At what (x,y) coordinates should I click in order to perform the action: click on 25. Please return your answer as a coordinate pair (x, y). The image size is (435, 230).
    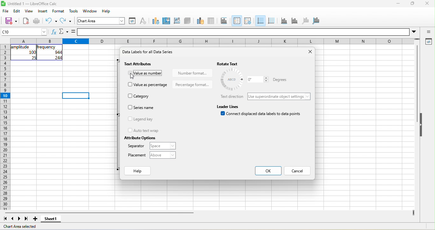
    Looking at the image, I should click on (33, 58).